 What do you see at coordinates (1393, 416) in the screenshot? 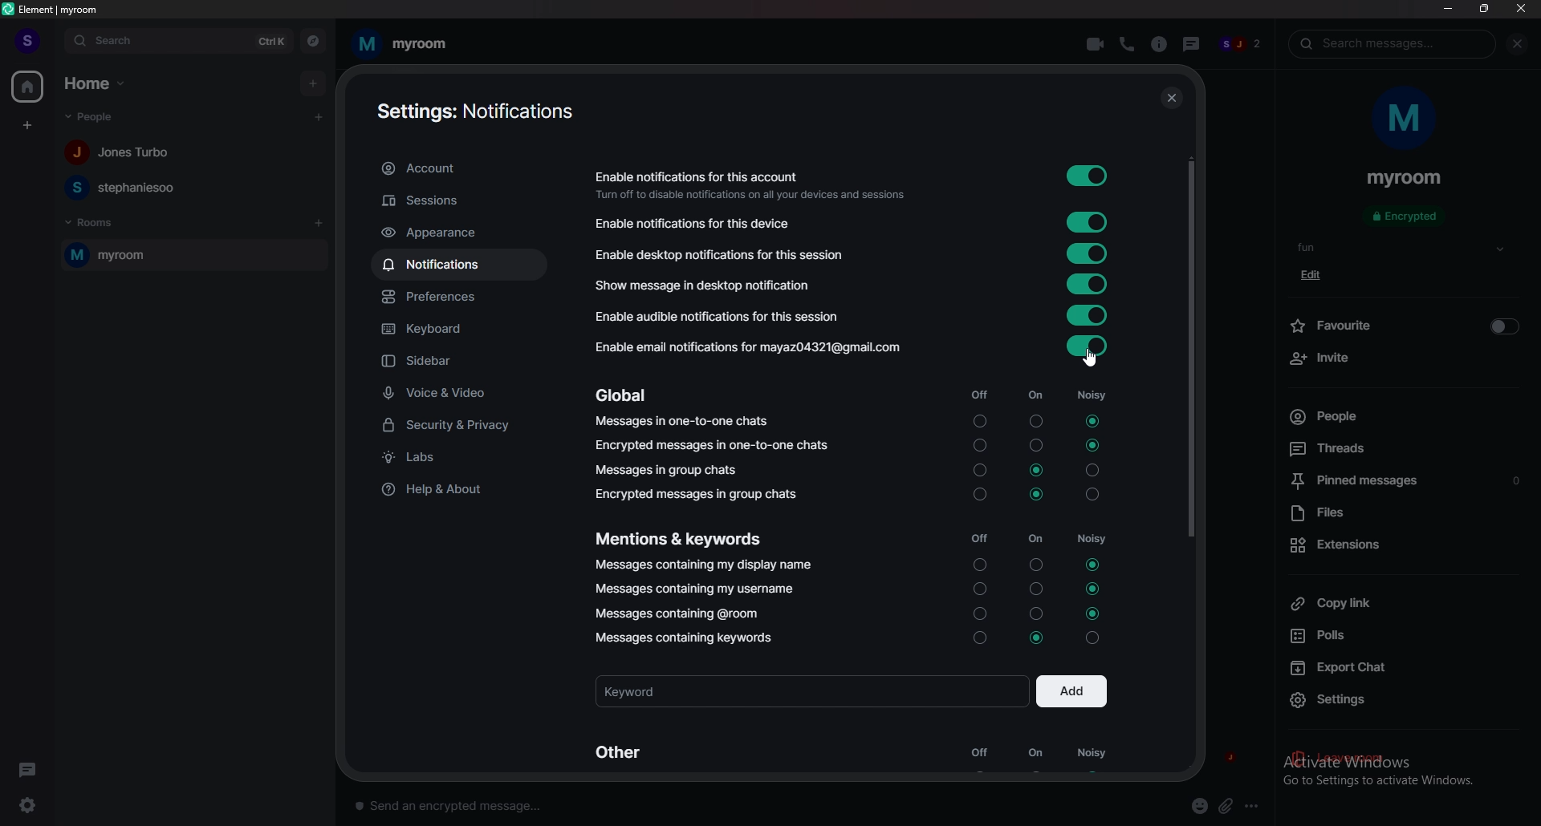
I see `people` at bounding box center [1393, 416].